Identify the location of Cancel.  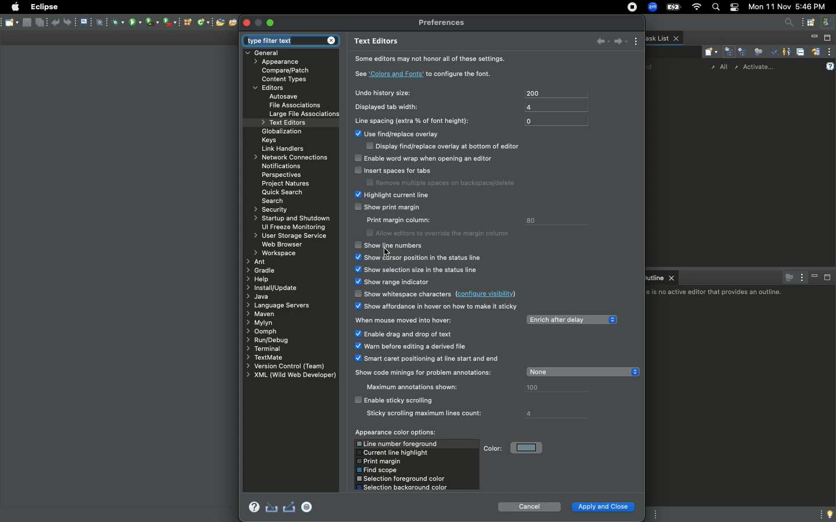
(530, 505).